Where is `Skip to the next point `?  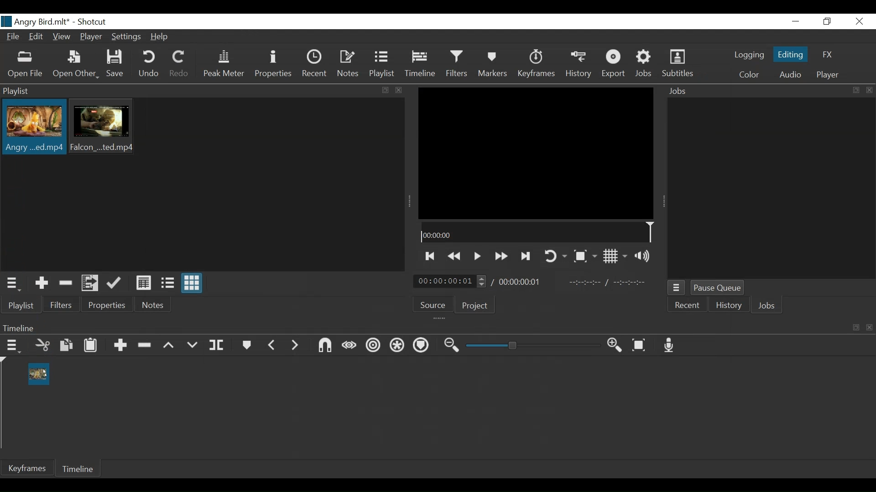 Skip to the next point  is located at coordinates (527, 257).